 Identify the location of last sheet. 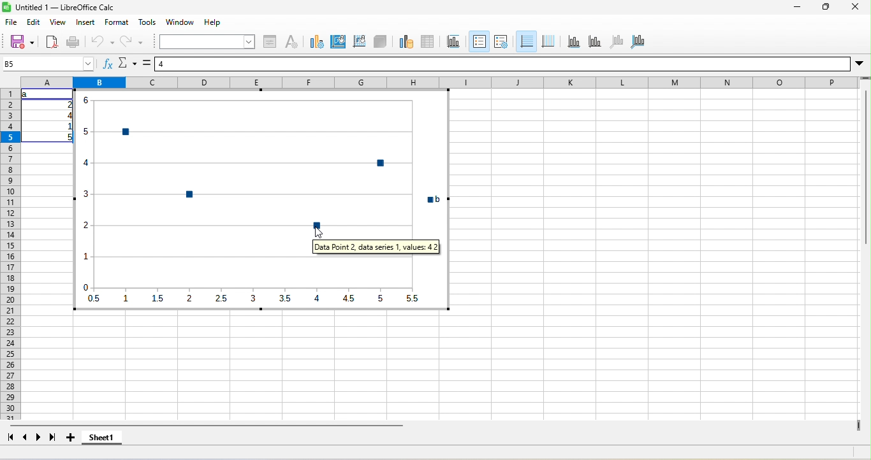
(53, 437).